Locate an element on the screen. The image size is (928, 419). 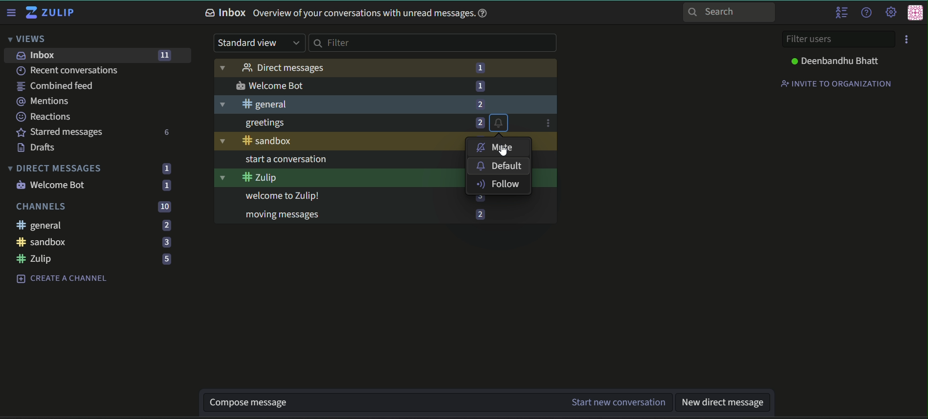
Channels is located at coordinates (41, 207).